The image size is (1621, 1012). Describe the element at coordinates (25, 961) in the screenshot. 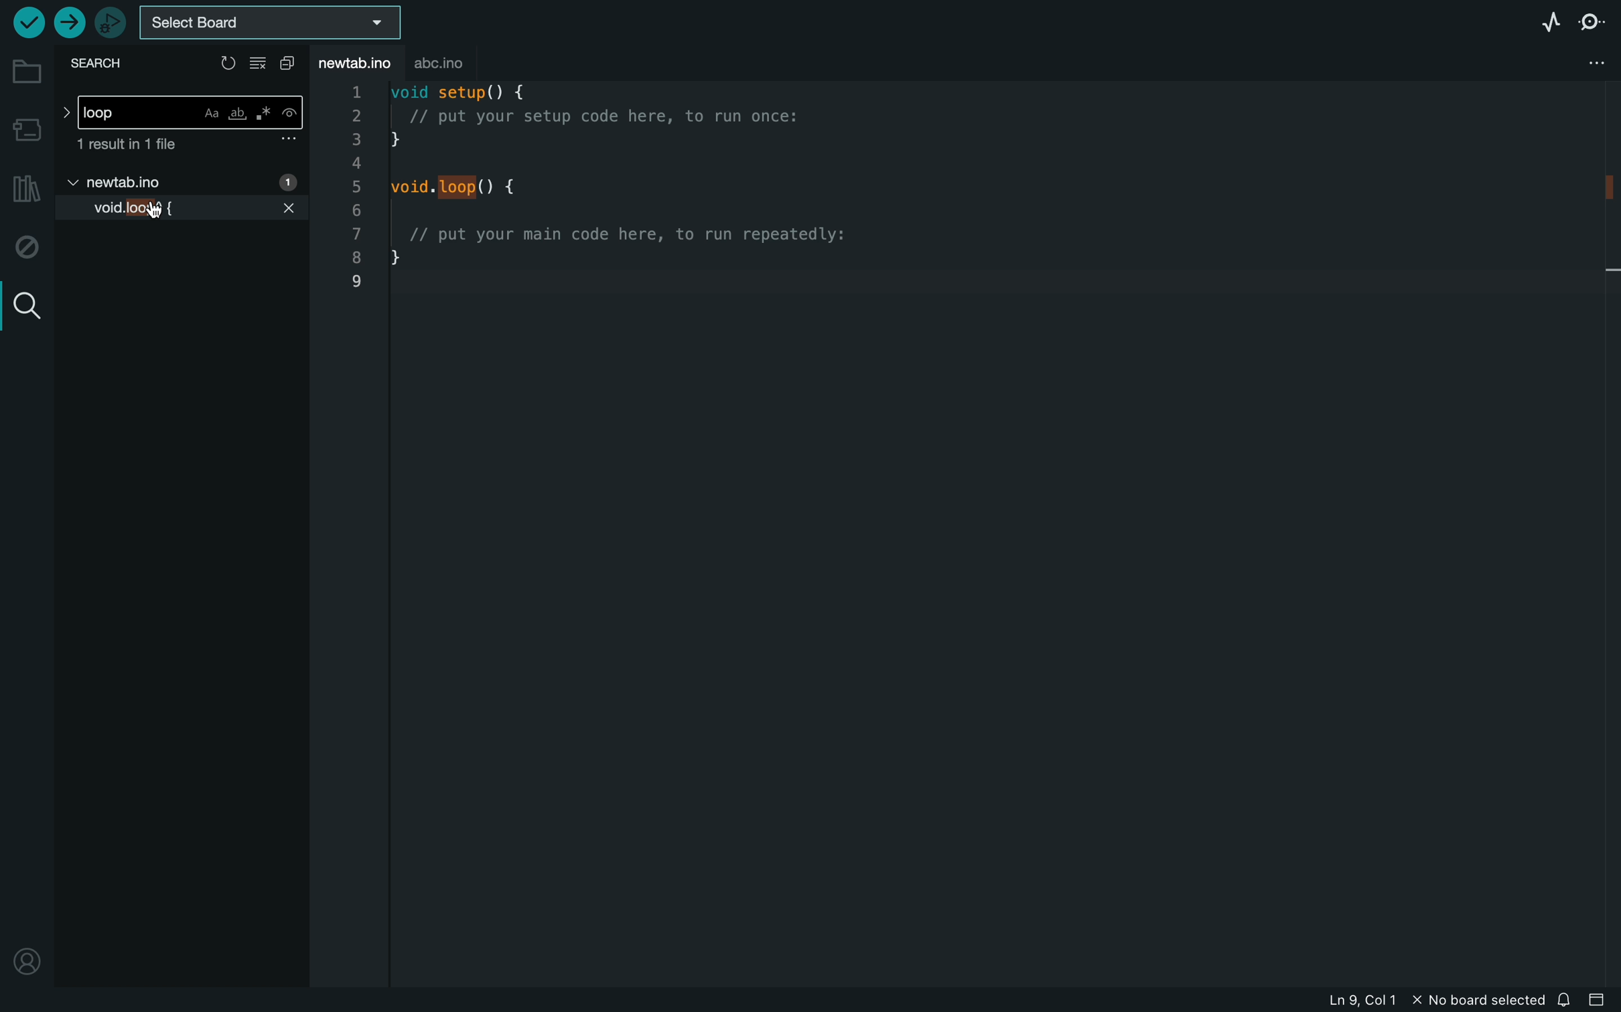

I see `profile` at that location.